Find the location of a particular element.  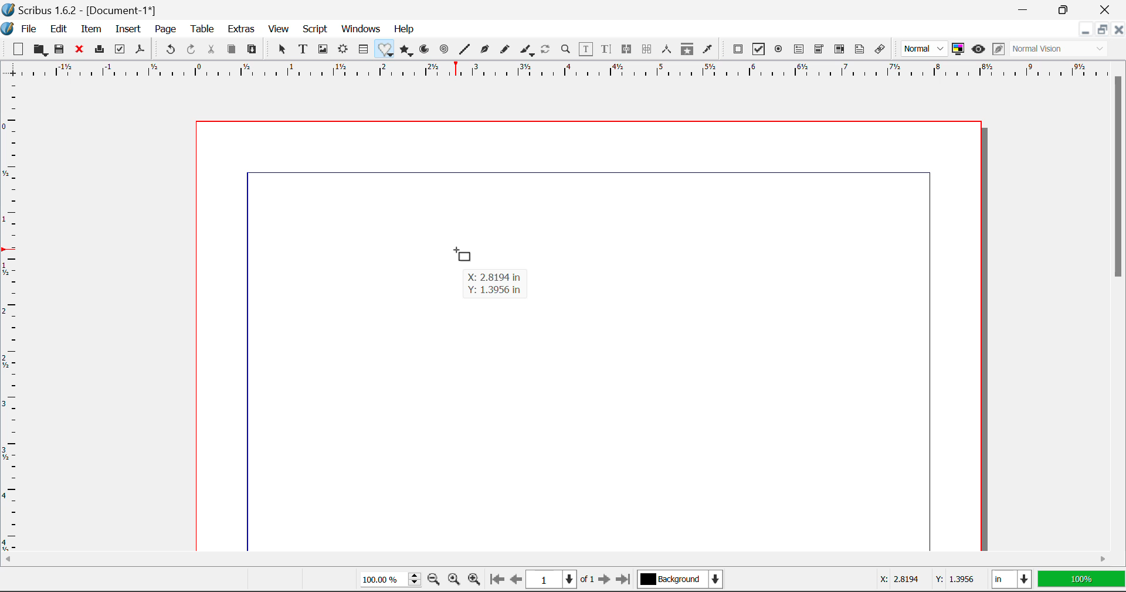

Cursor Coordinates is located at coordinates (496, 284).